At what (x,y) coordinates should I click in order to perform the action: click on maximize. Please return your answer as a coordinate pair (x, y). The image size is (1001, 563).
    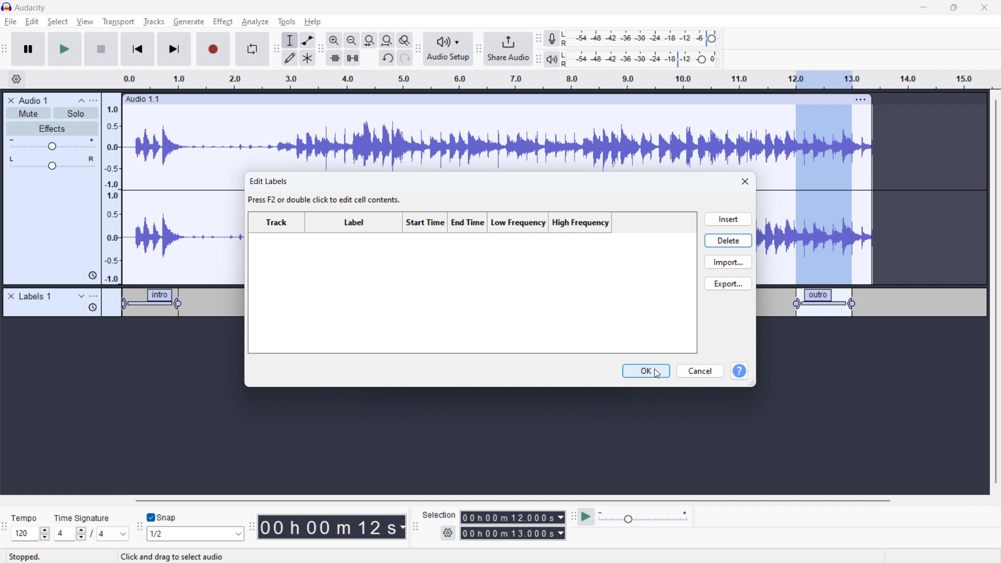
    Looking at the image, I should click on (954, 8).